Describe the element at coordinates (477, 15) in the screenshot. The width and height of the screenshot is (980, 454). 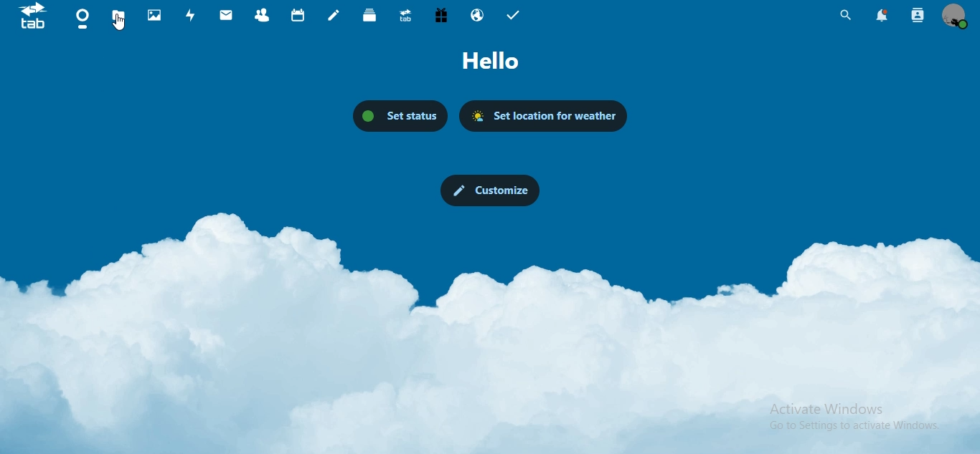
I see `email hosting` at that location.